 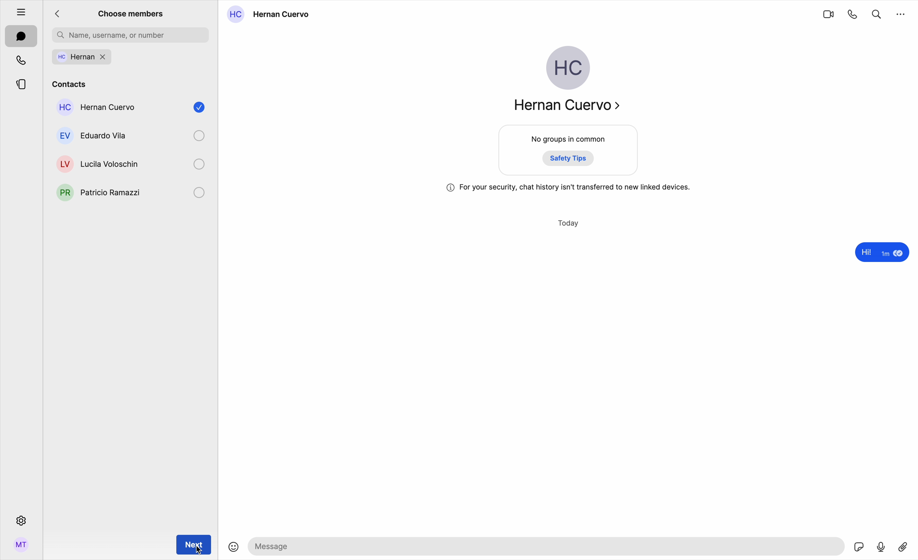 I want to click on hide tabs, so click(x=17, y=10).